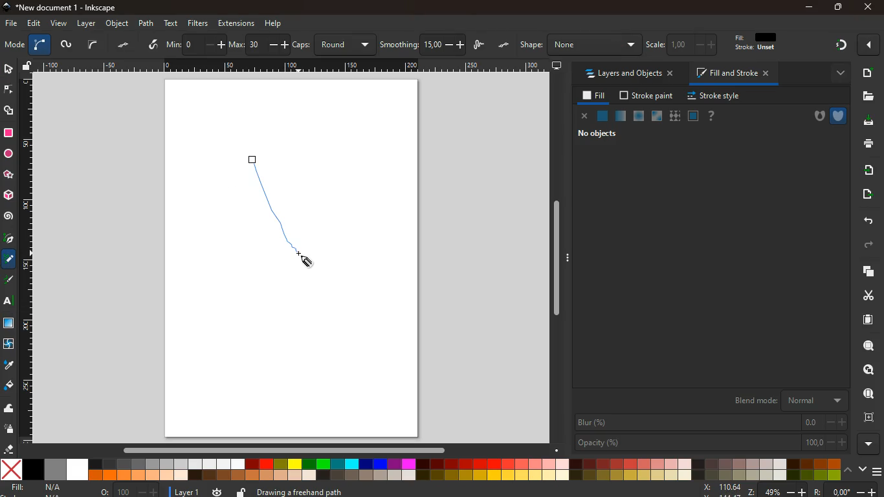 The image size is (884, 497). Describe the element at coordinates (595, 96) in the screenshot. I see `fill` at that location.